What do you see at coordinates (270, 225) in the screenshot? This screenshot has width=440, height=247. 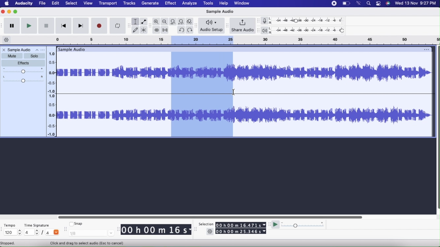 I see `move toolbar` at bounding box center [270, 225].